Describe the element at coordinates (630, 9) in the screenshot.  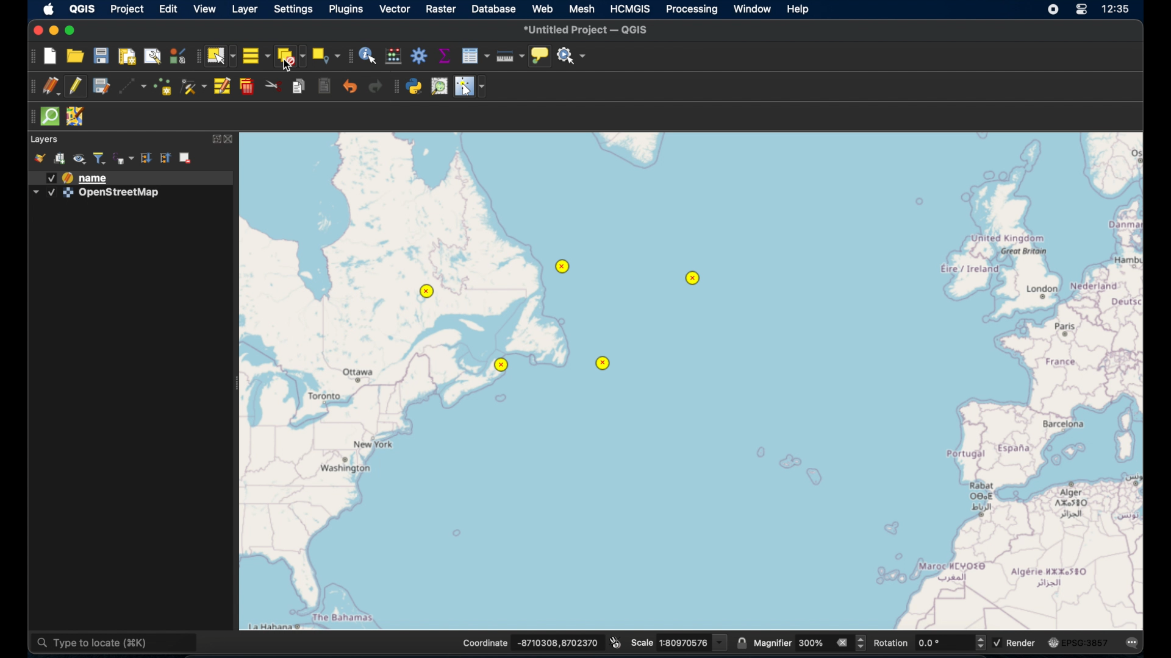
I see `HCMGIS` at that location.